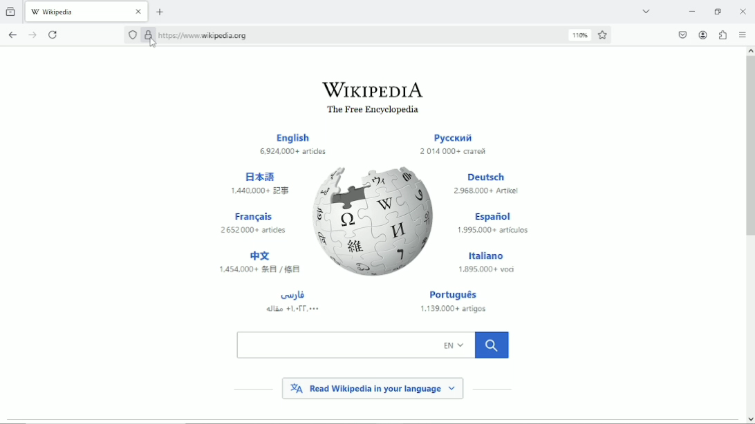 Image resolution: width=755 pixels, height=424 pixels. I want to click on “The Free Encyclopedia, so click(370, 110).